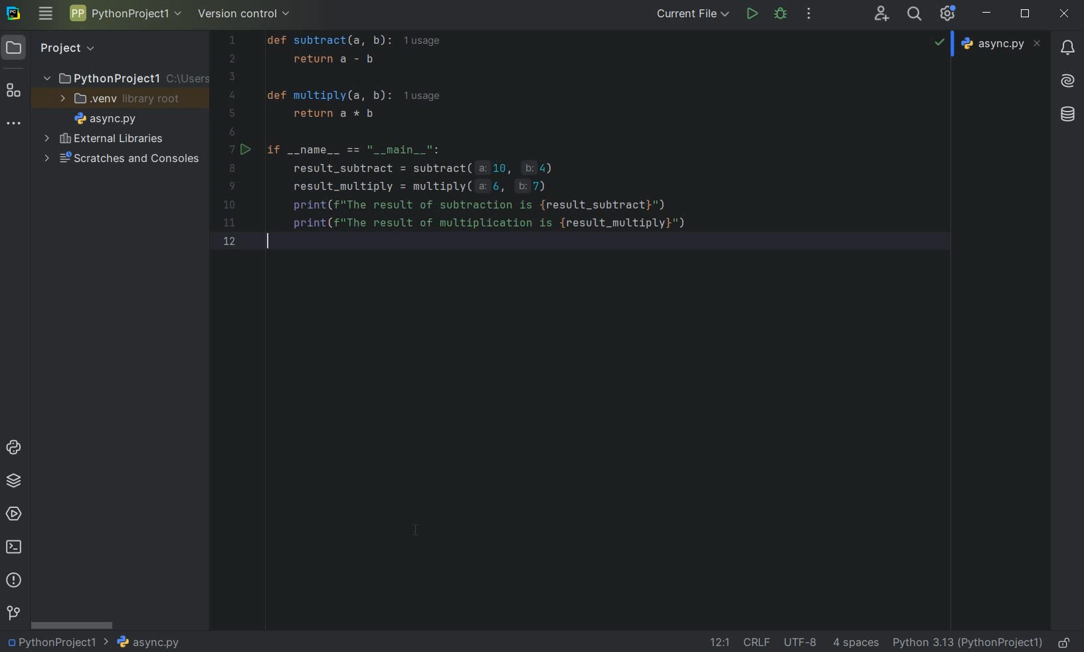 This screenshot has height=652, width=1084. I want to click on external libraries, so click(110, 140).